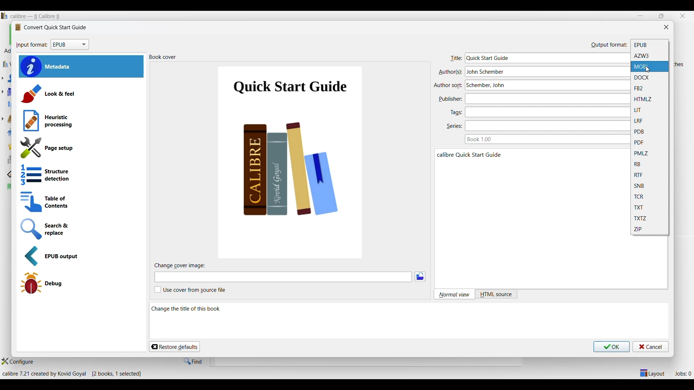 Image resolution: width=694 pixels, height=390 pixels. I want to click on Browse image, so click(420, 277).